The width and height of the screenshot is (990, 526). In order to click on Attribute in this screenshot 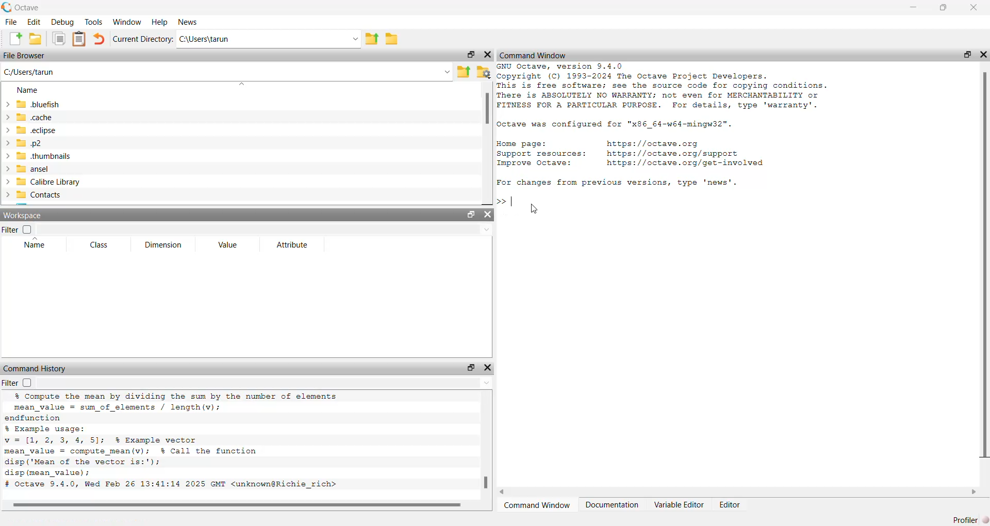, I will do `click(293, 245)`.